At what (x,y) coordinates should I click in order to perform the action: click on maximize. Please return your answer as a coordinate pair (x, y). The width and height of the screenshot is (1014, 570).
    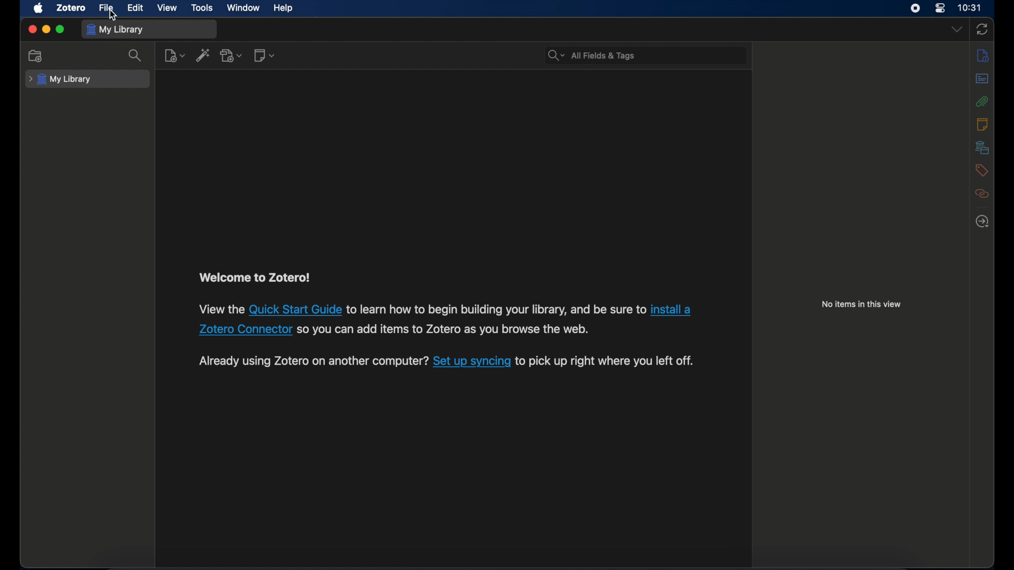
    Looking at the image, I should click on (60, 30).